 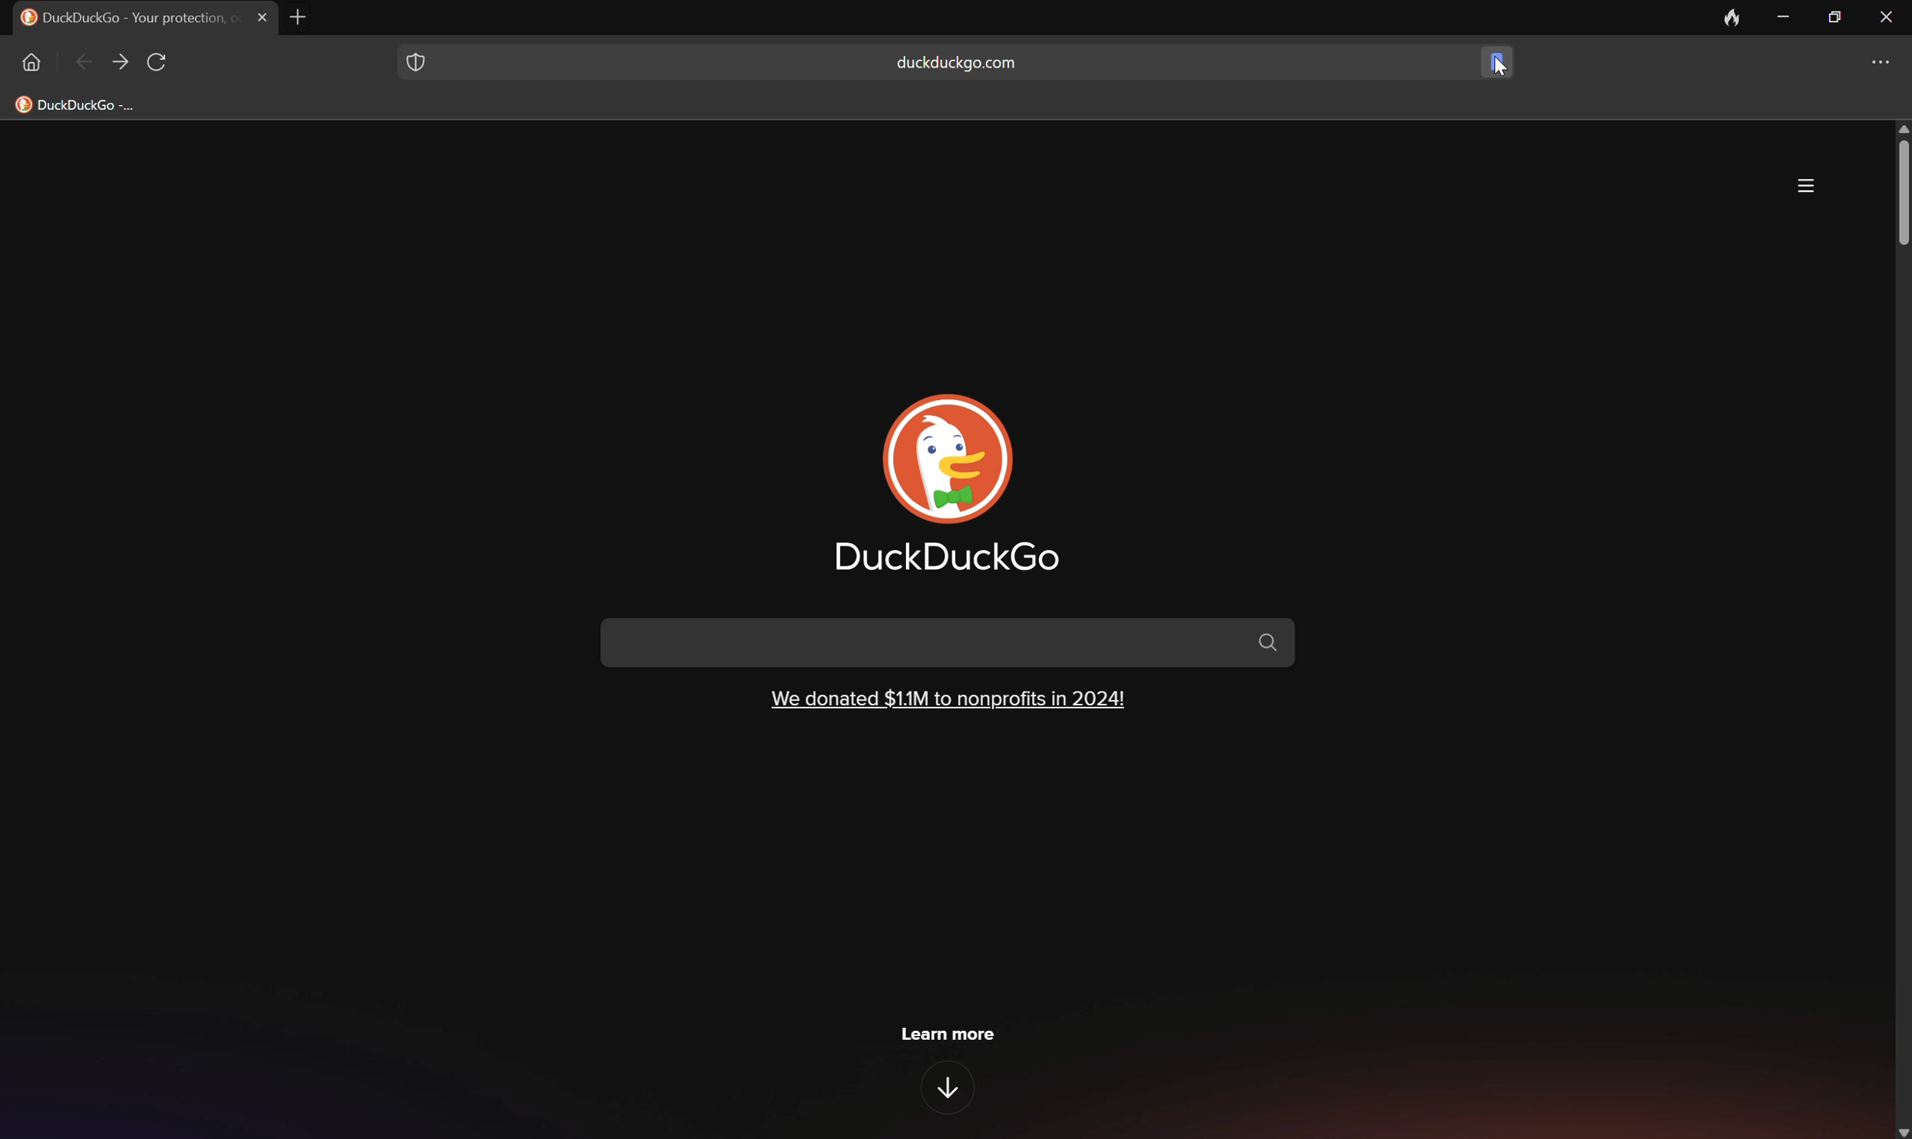 I want to click on Close, so click(x=263, y=17).